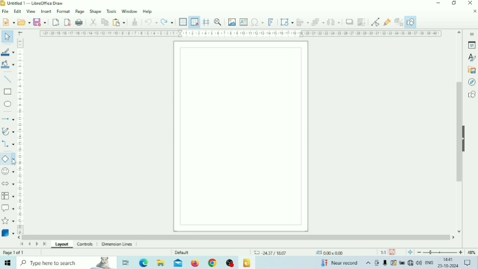  What do you see at coordinates (471, 70) in the screenshot?
I see `Gallery` at bounding box center [471, 70].